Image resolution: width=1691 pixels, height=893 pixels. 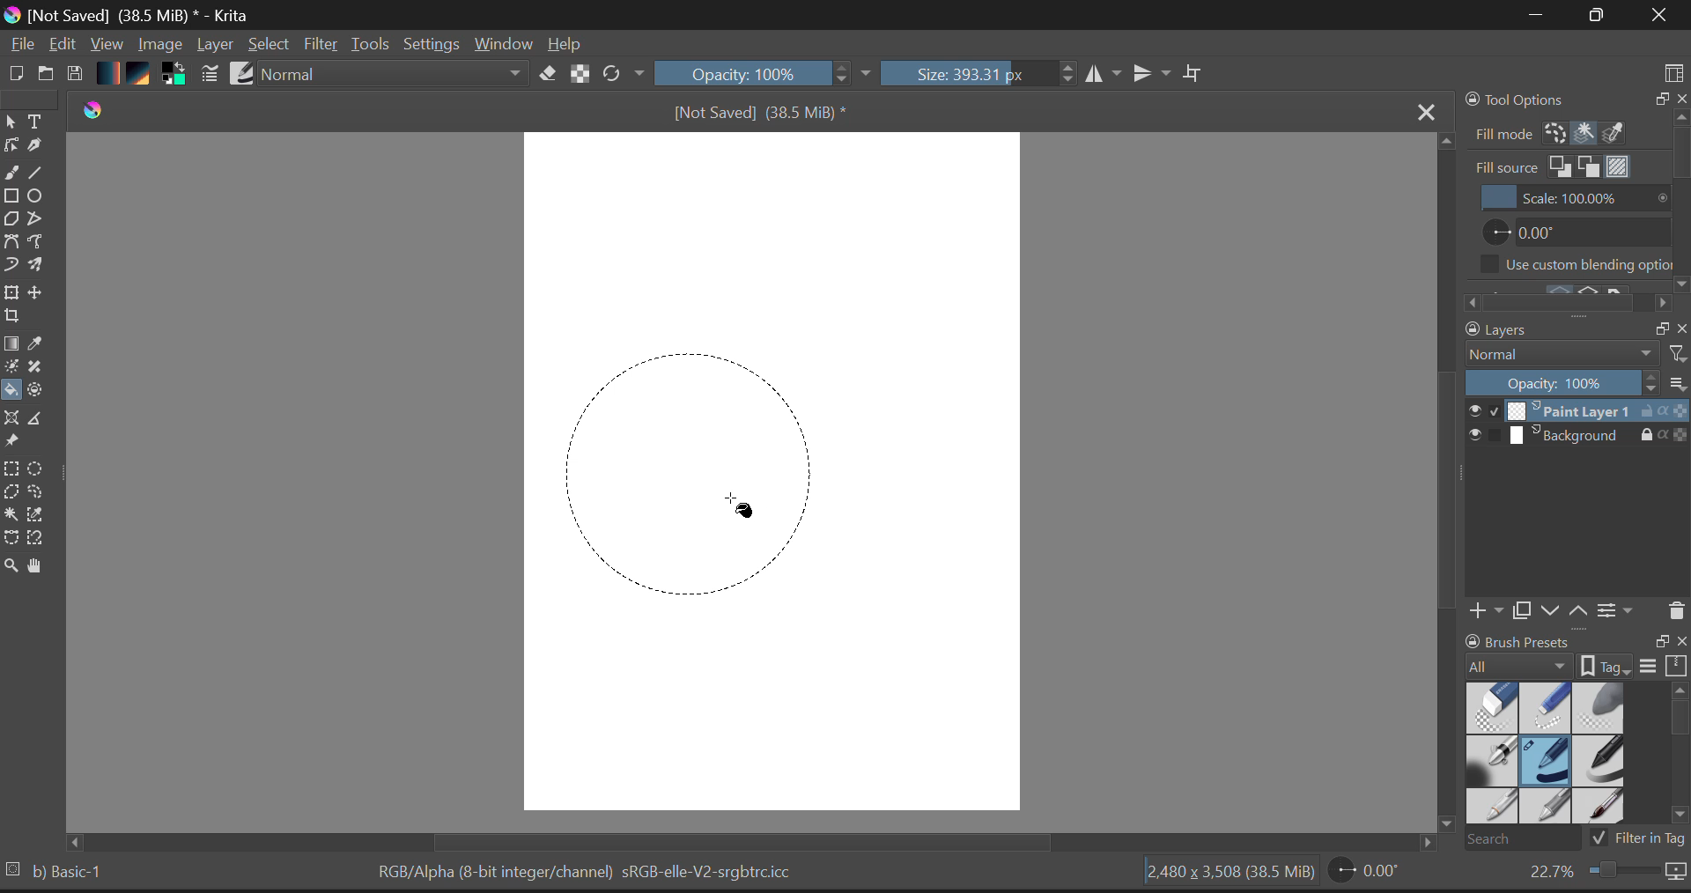 What do you see at coordinates (433, 45) in the screenshot?
I see `Settings` at bounding box center [433, 45].